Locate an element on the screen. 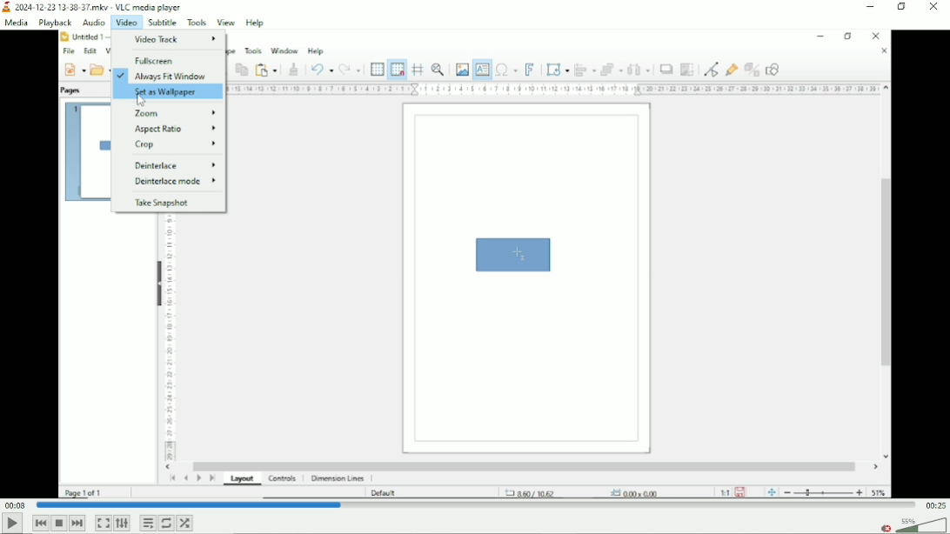 The width and height of the screenshot is (950, 534). Toggle playlist is located at coordinates (147, 524).